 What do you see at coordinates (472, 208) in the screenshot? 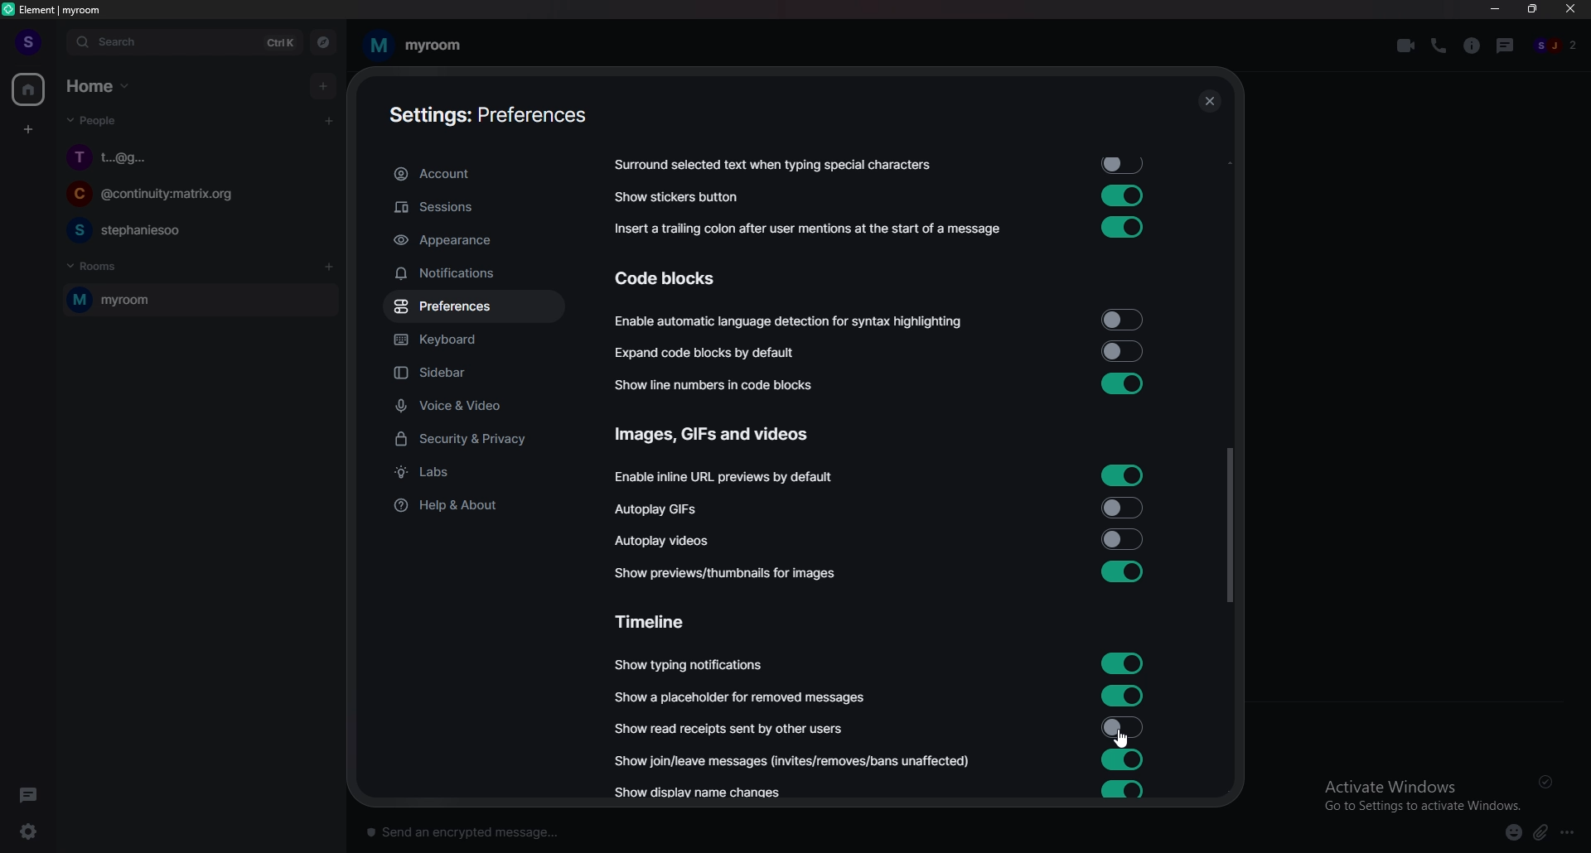
I see `sessions` at bounding box center [472, 208].